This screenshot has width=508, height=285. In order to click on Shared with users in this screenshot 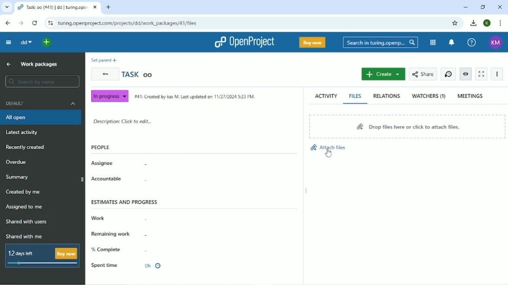, I will do `click(27, 222)`.